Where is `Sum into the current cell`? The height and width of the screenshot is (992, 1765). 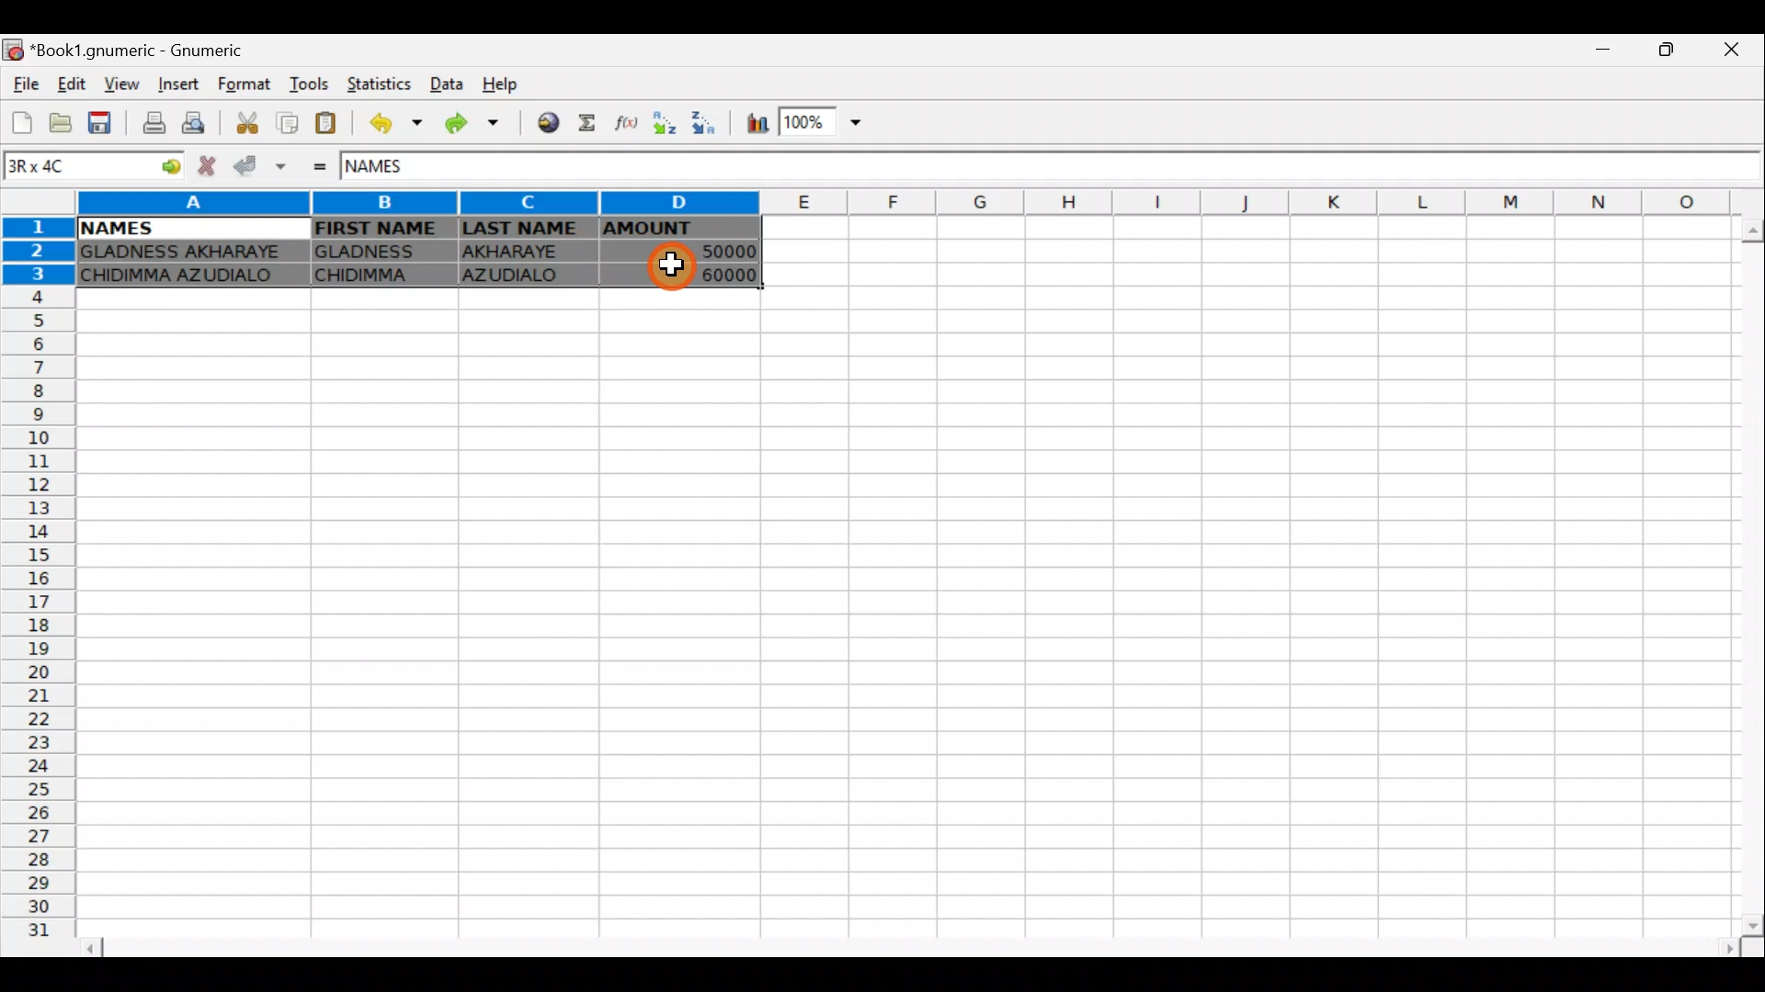
Sum into the current cell is located at coordinates (589, 124).